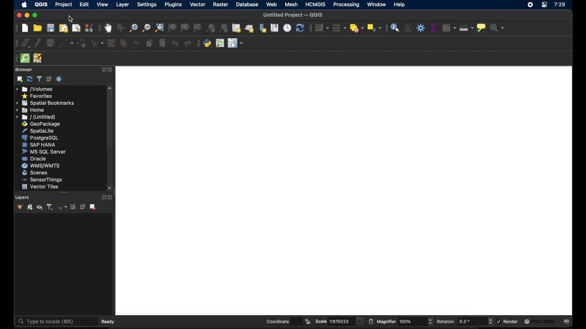  Describe the element at coordinates (88, 28) in the screenshot. I see `style manager` at that location.